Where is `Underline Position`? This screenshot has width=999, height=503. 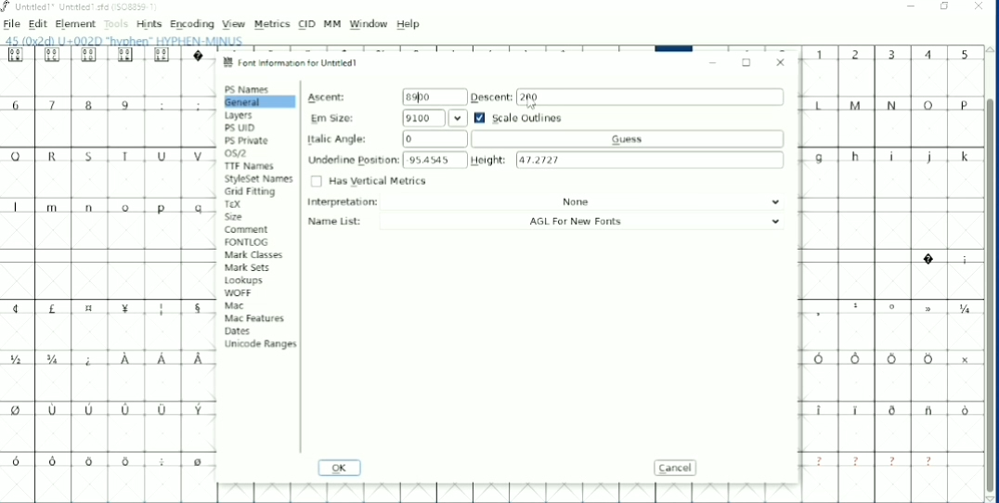
Underline Position is located at coordinates (386, 160).